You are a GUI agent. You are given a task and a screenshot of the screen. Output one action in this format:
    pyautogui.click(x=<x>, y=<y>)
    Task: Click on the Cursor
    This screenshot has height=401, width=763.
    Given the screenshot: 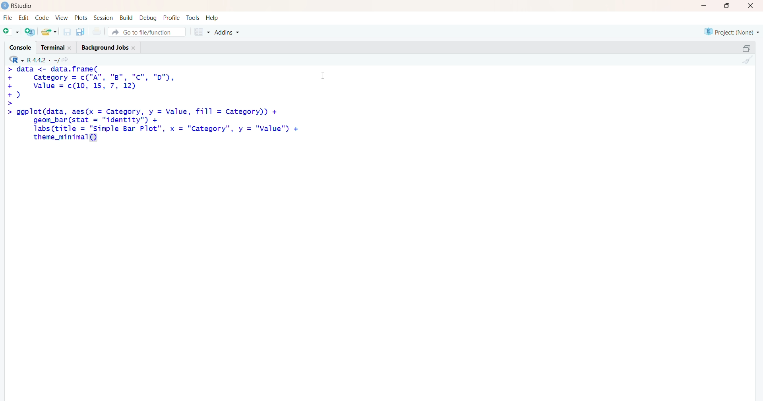 What is the action you would take?
    pyautogui.click(x=323, y=75)
    